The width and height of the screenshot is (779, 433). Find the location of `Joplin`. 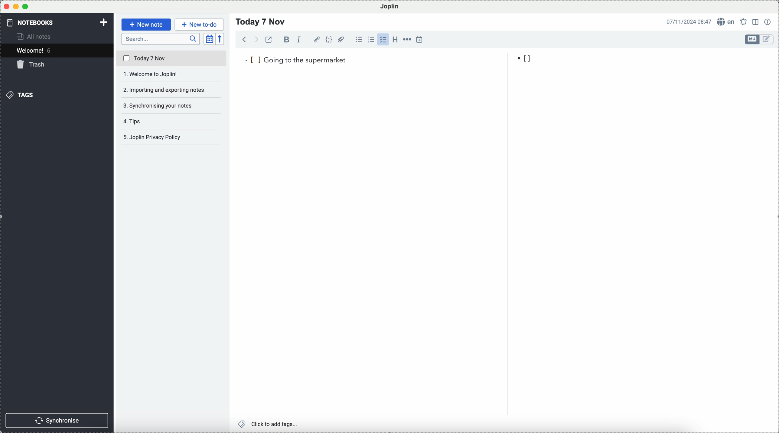

Joplin is located at coordinates (390, 7).